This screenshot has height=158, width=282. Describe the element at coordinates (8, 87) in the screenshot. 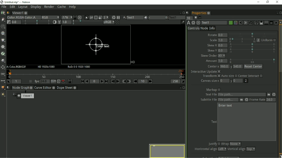

I see `Script name` at that location.